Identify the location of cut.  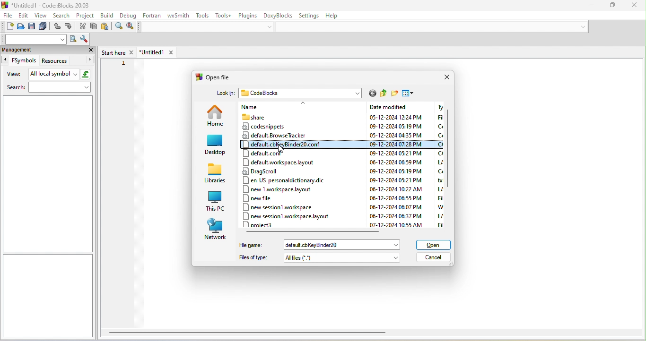
(83, 26).